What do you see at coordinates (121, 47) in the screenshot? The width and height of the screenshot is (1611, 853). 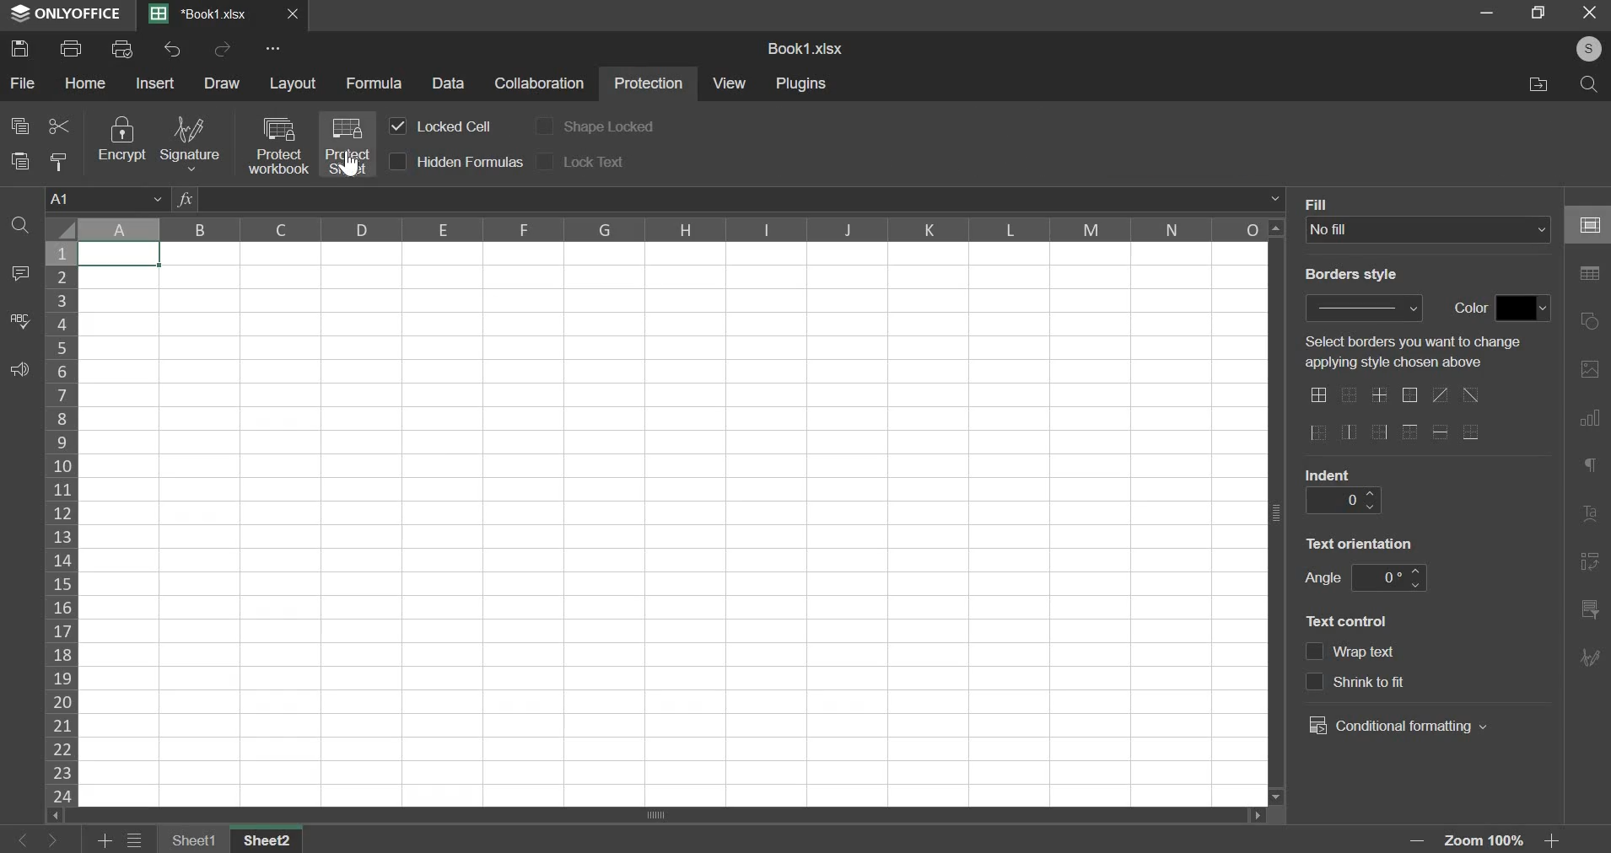 I see `print preview` at bounding box center [121, 47].